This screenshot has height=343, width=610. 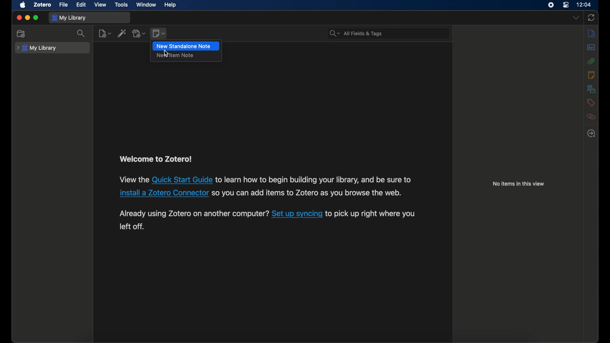 What do you see at coordinates (81, 5) in the screenshot?
I see `edit` at bounding box center [81, 5].